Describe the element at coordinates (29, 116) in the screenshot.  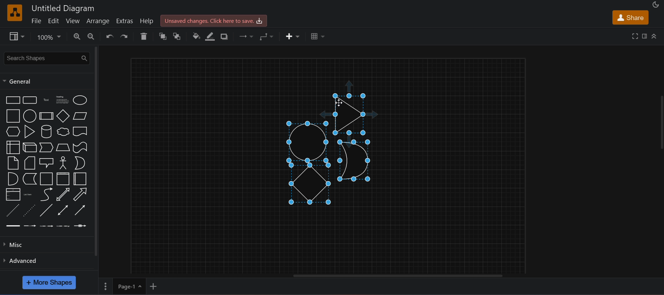
I see `circle` at that location.